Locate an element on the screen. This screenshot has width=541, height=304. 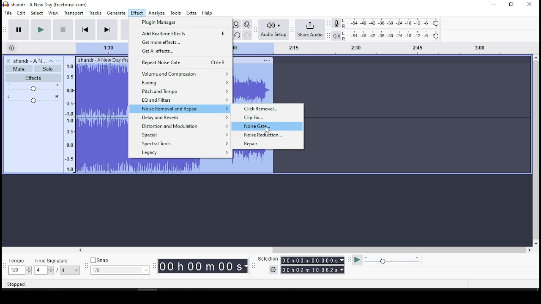
scroll bar is located at coordinates (304, 249).